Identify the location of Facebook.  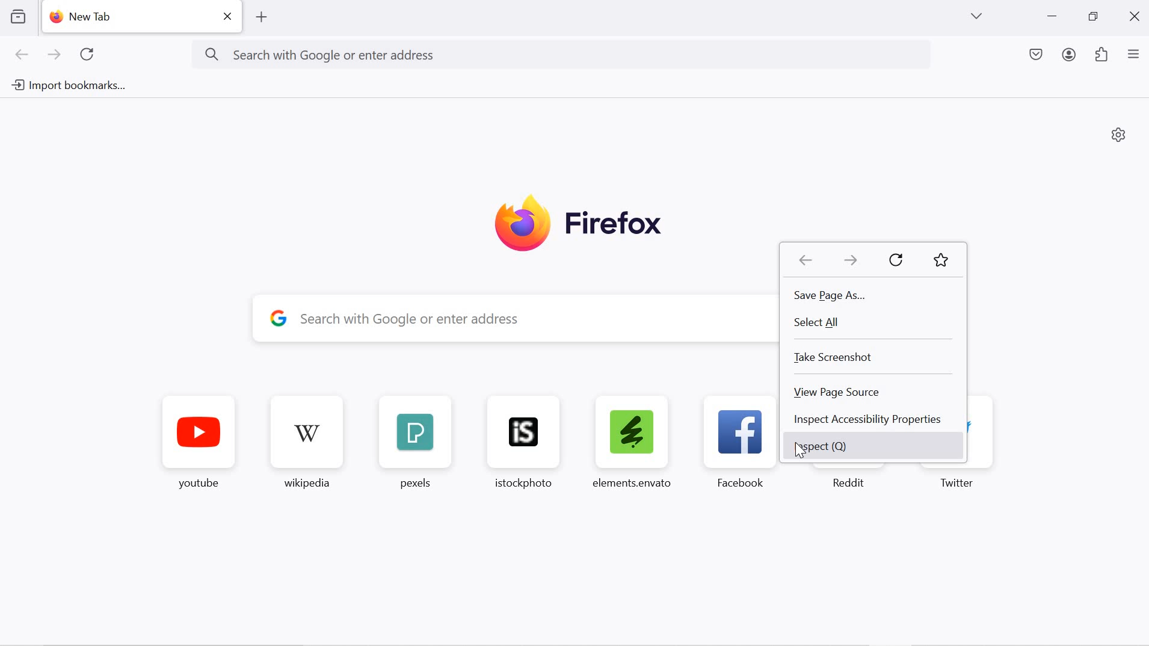
(739, 451).